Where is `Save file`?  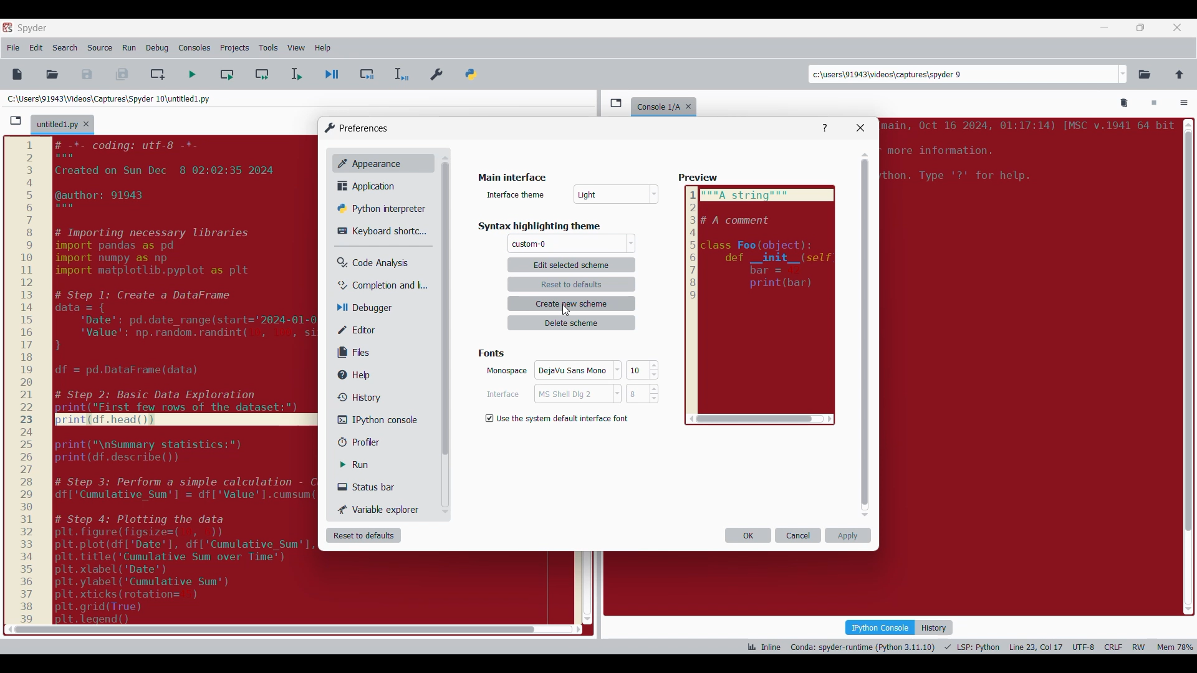 Save file is located at coordinates (88, 74).